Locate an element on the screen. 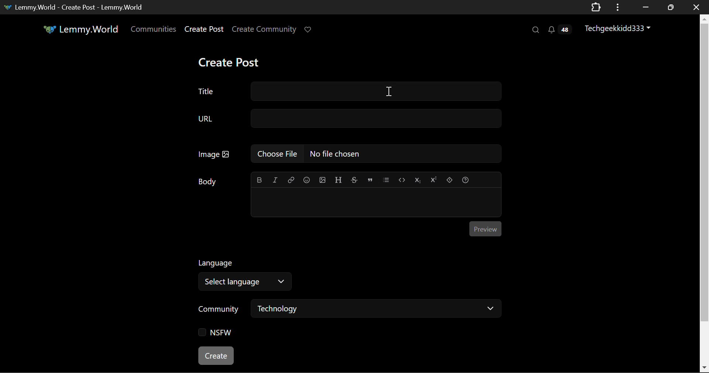 The image size is (709, 373). bold is located at coordinates (260, 178).